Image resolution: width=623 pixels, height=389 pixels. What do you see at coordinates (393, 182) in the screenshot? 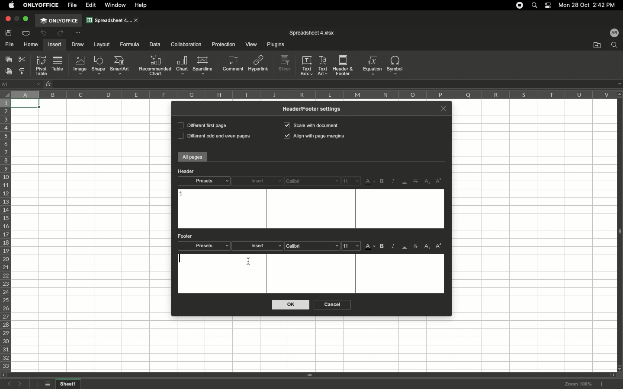
I see `Italics` at bounding box center [393, 182].